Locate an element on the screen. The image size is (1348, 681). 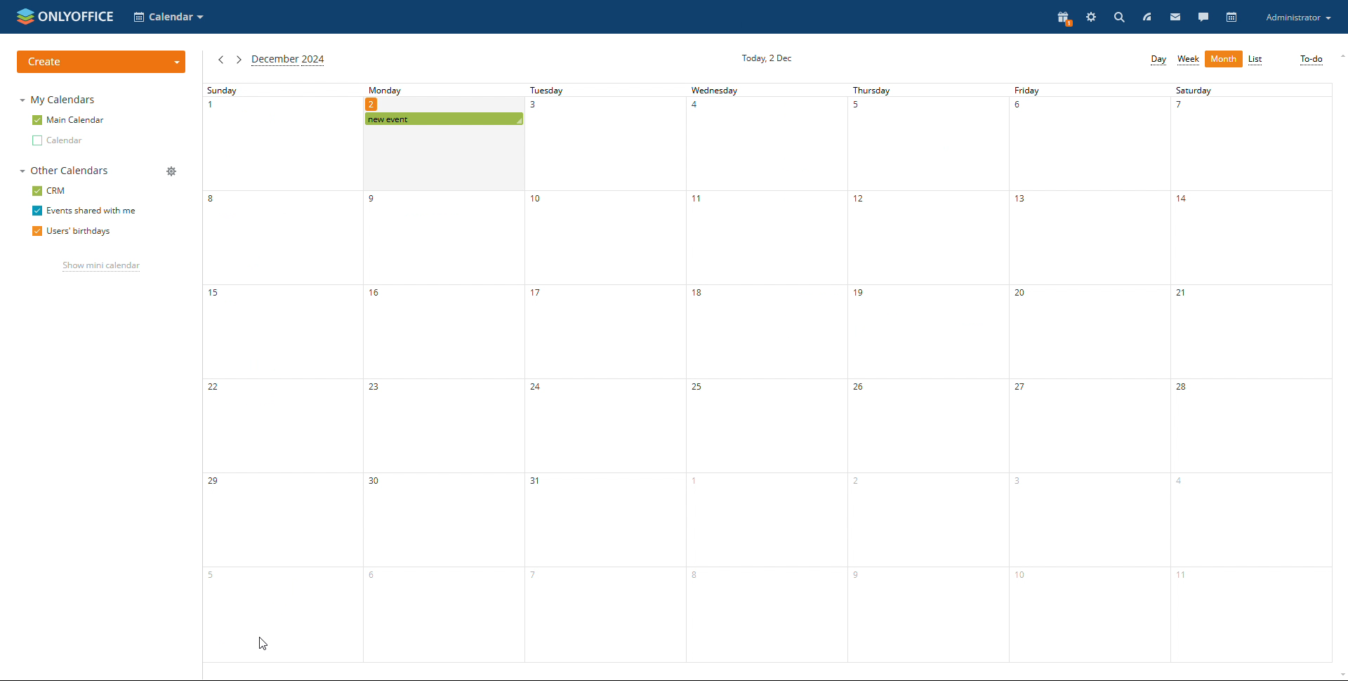
logo is located at coordinates (65, 17).